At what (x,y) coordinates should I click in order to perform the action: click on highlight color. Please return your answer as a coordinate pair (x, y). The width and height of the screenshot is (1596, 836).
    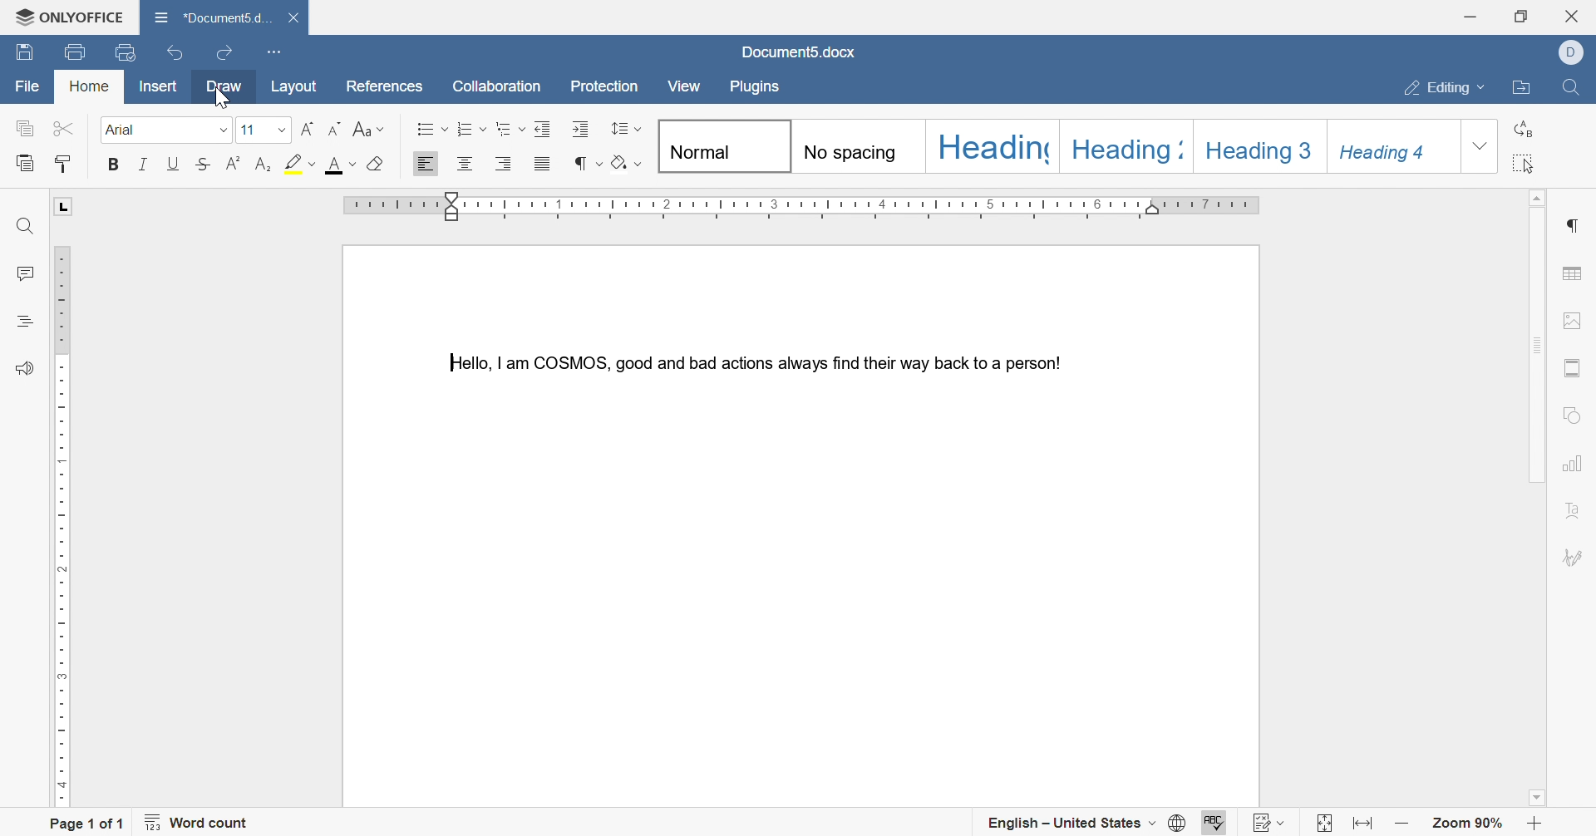
    Looking at the image, I should click on (297, 163).